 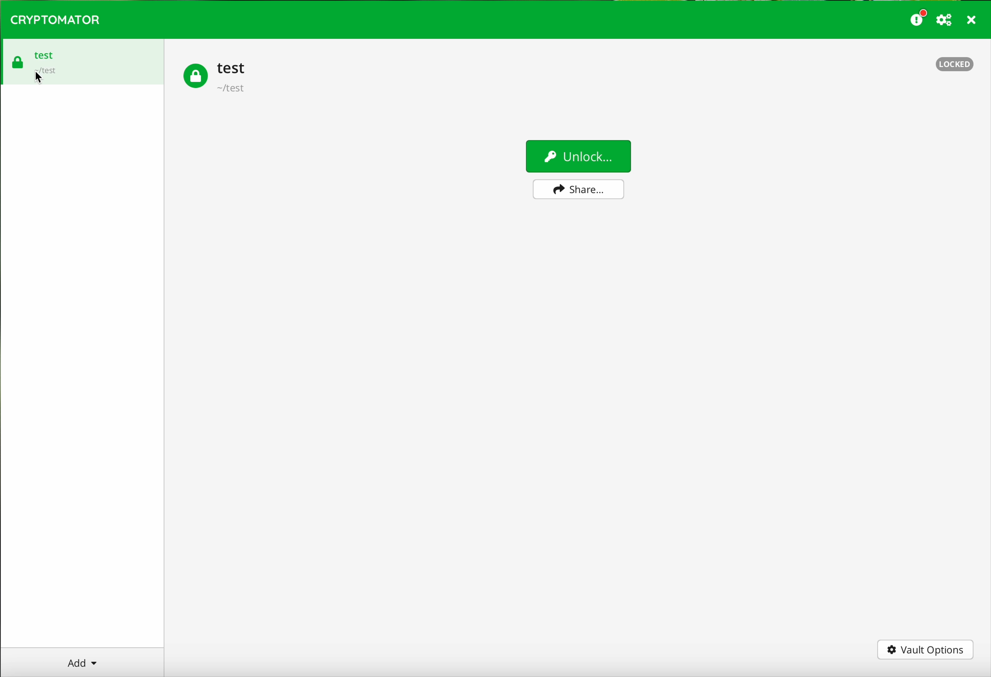 What do you see at coordinates (919, 17) in the screenshot?
I see `donate` at bounding box center [919, 17].